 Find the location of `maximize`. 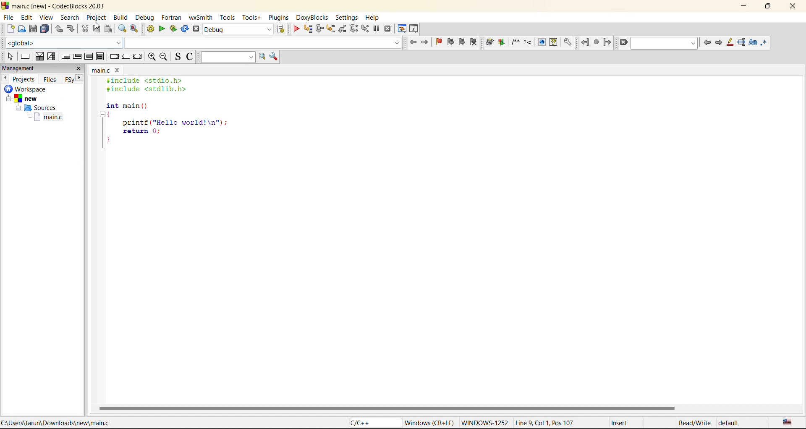

maximize is located at coordinates (770, 8).